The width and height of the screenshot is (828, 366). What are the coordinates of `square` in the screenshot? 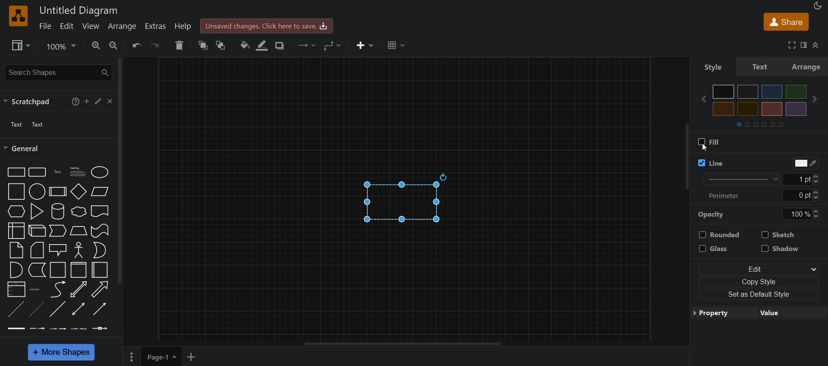 It's located at (16, 192).